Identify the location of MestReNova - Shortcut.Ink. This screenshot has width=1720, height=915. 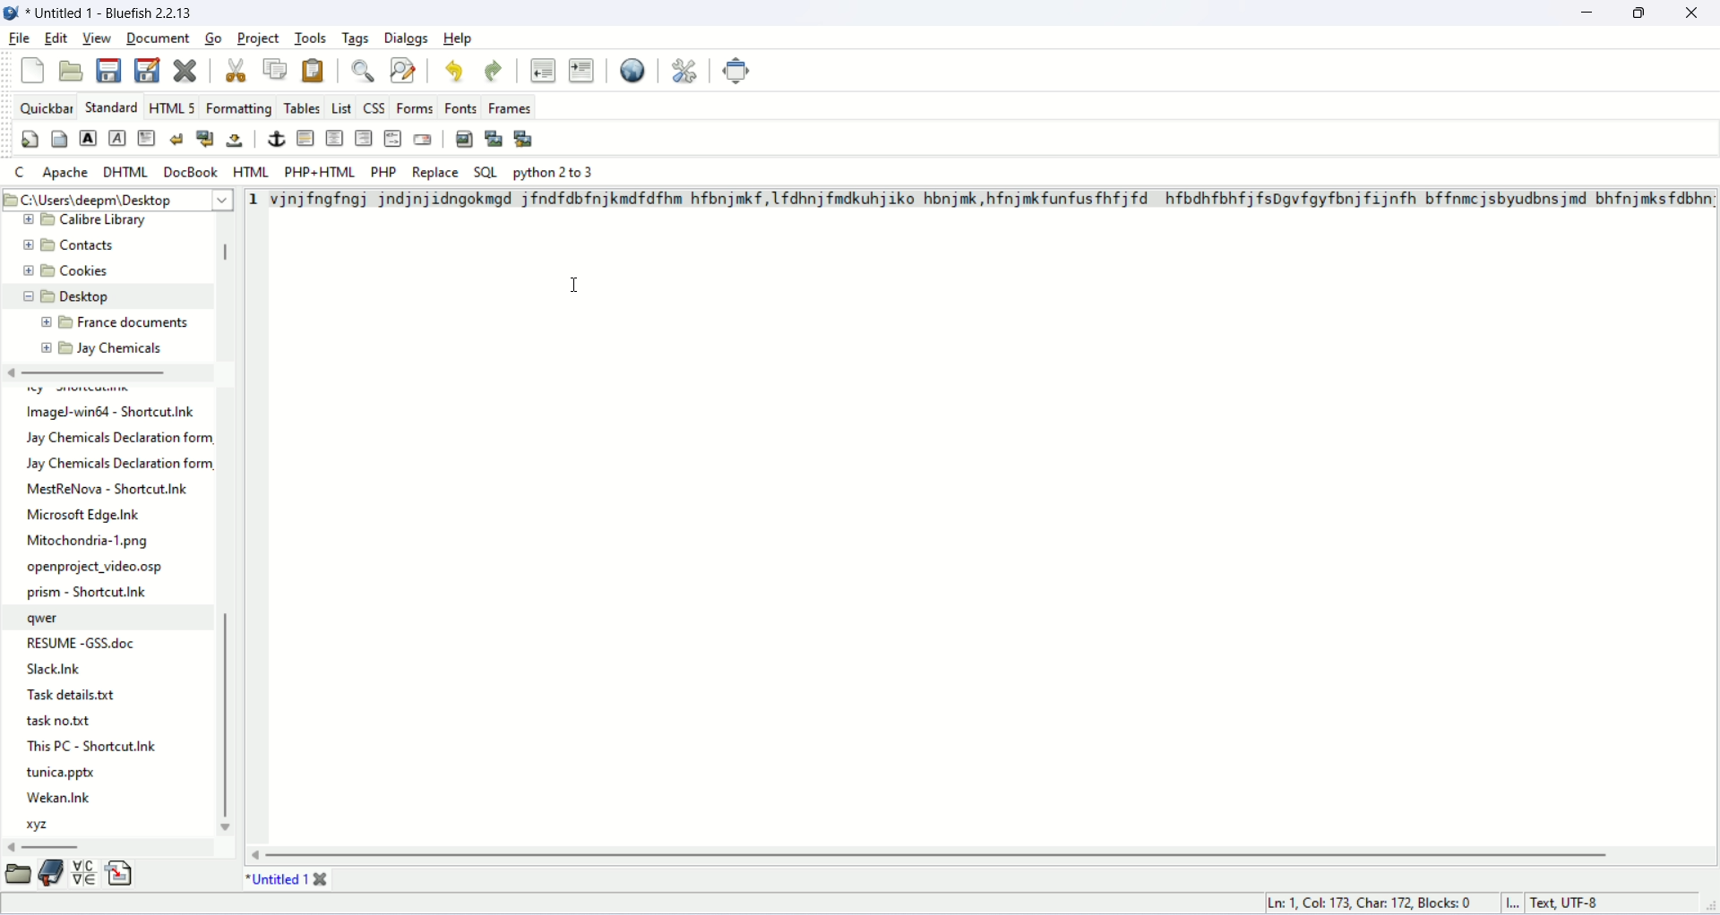
(111, 489).